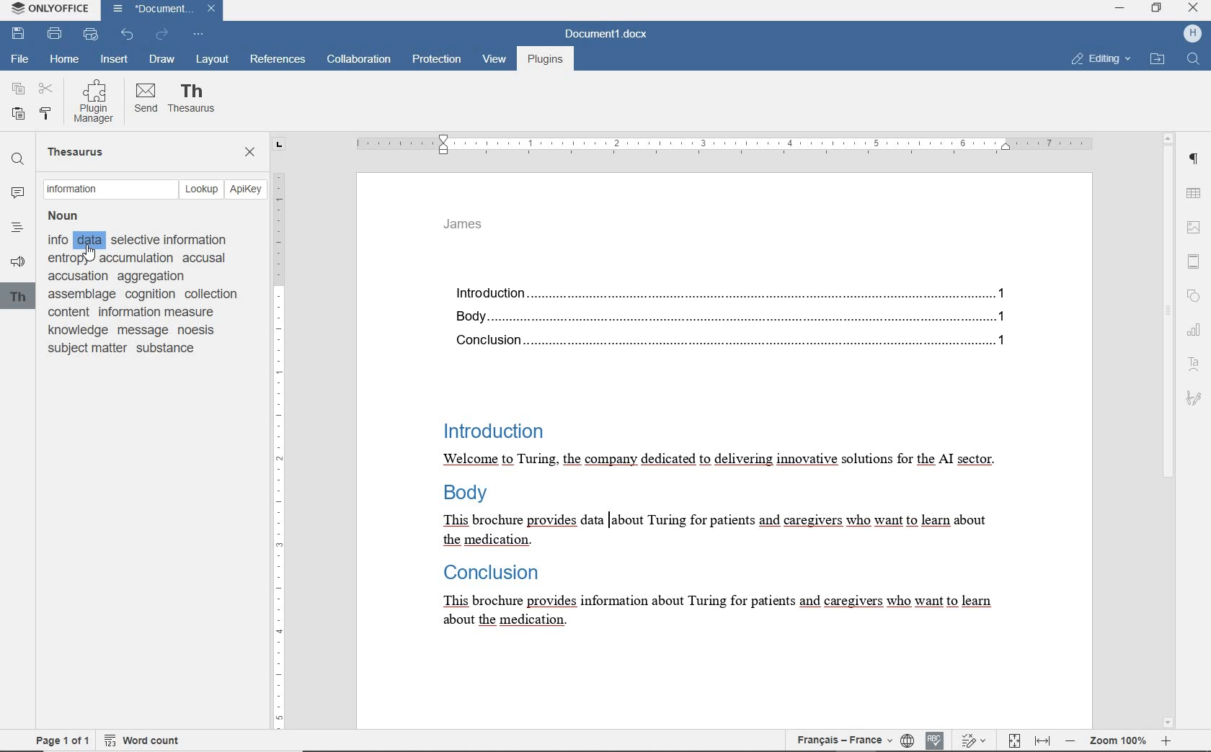 Image resolution: width=1211 pixels, height=752 pixels. What do you see at coordinates (1195, 396) in the screenshot?
I see `SIGNATURE` at bounding box center [1195, 396].